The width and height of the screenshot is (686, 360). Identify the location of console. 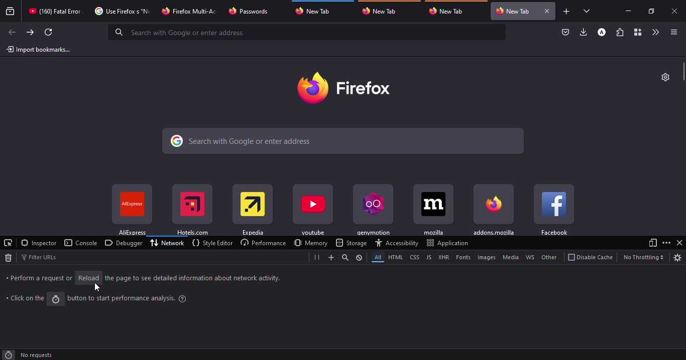
(81, 243).